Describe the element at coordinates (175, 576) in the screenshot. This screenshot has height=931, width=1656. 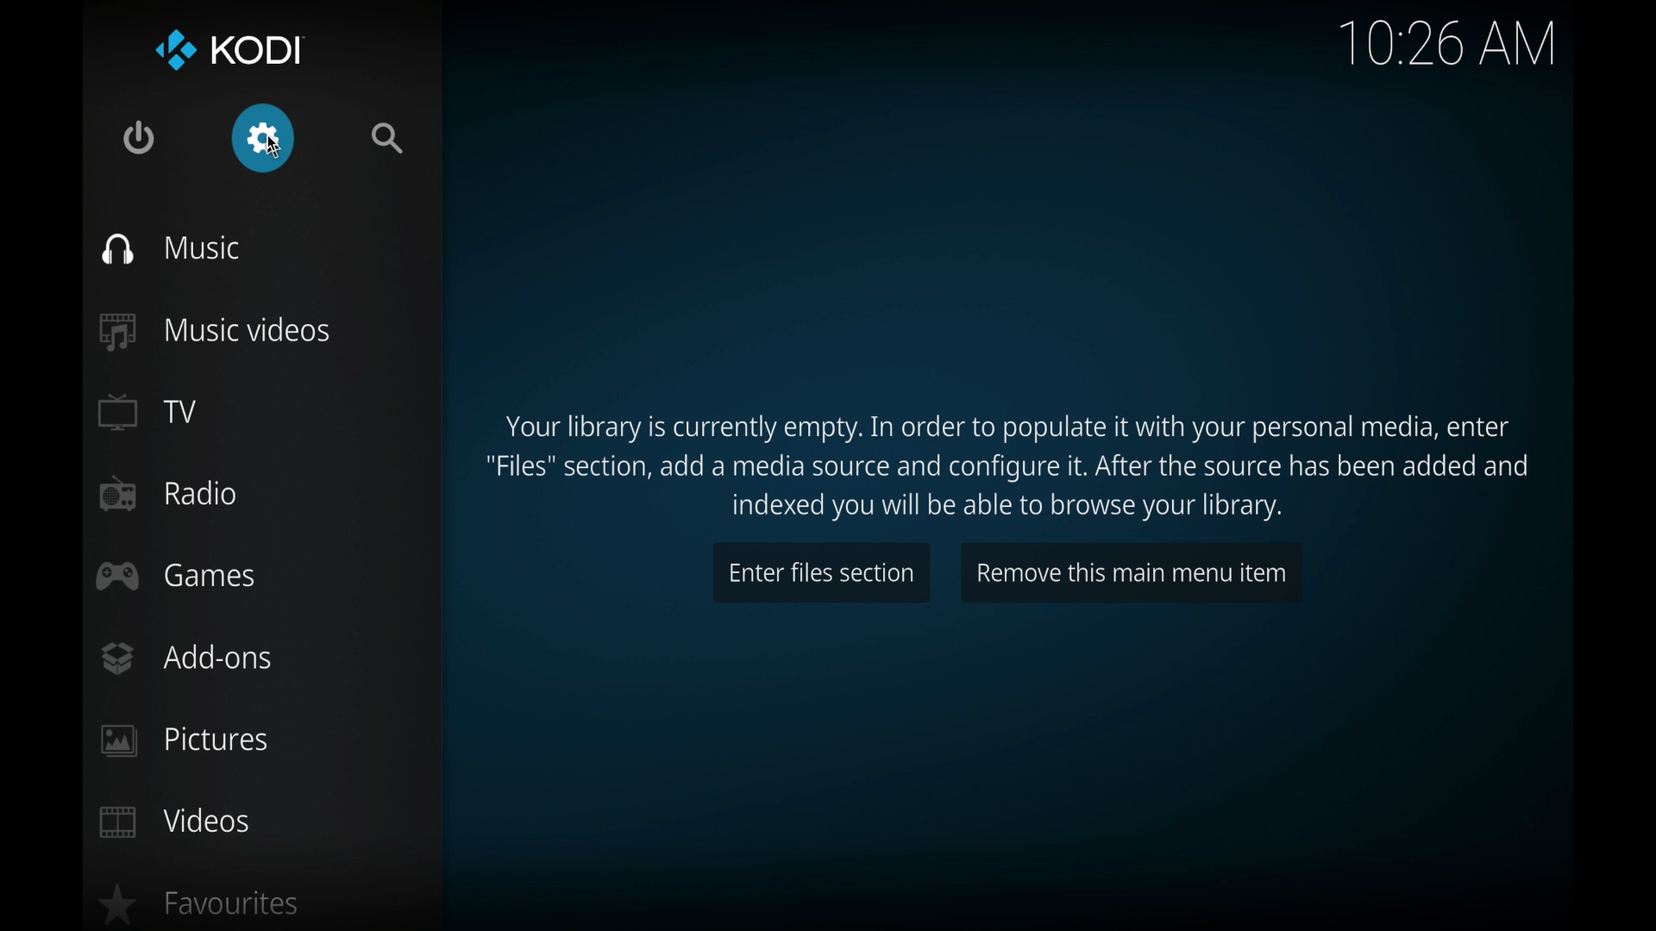
I see `games` at that location.